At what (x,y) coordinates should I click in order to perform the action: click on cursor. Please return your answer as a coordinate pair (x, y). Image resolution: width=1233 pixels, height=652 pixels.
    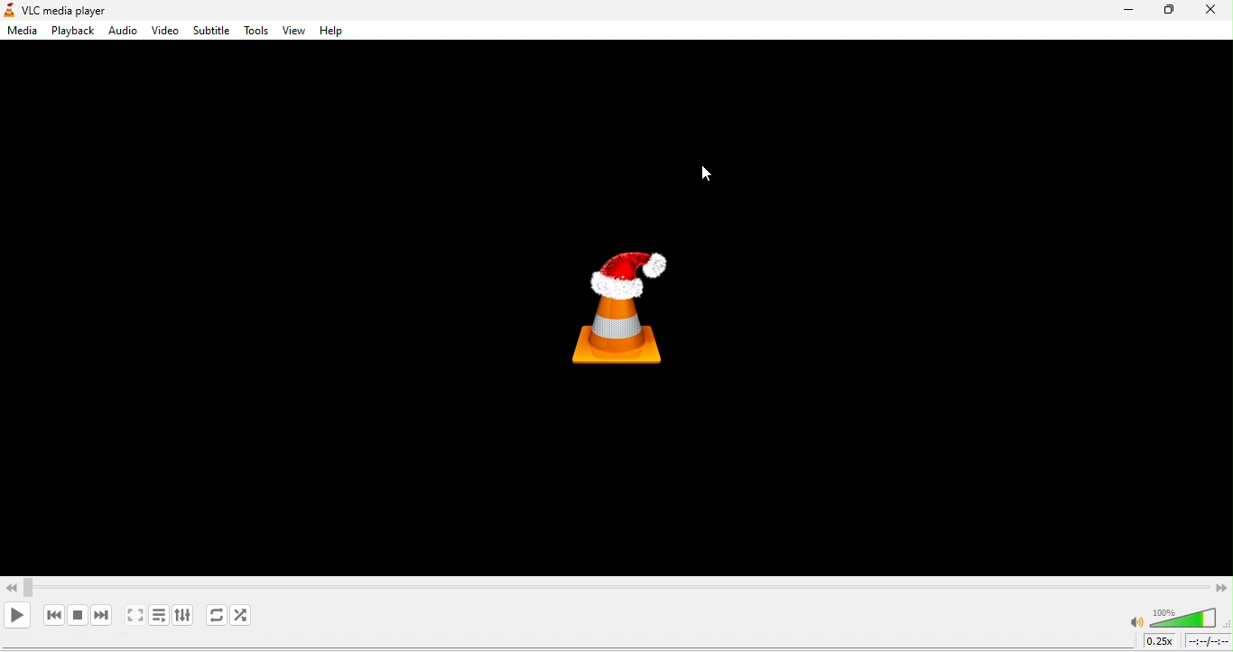
    Looking at the image, I should click on (699, 175).